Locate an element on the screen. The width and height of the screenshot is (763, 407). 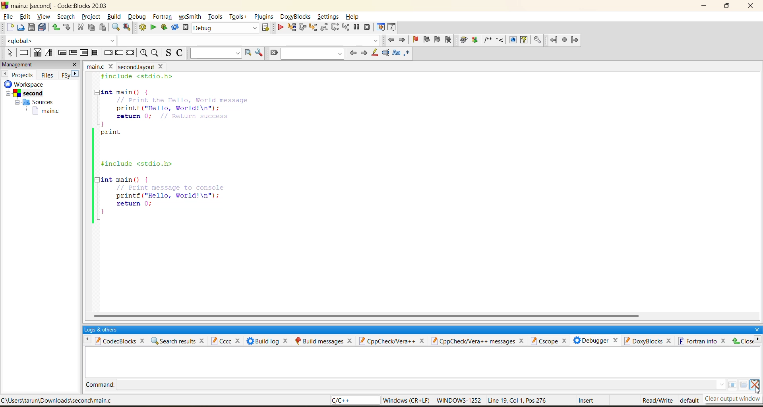
open is located at coordinates (20, 27).